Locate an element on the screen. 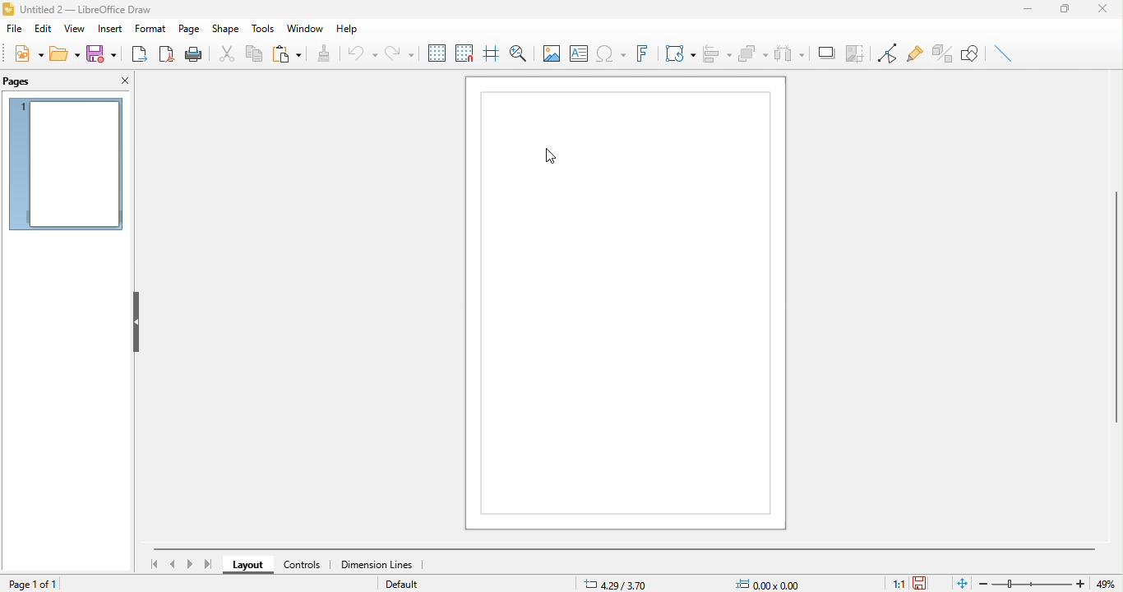 This screenshot has width=1123, height=592. cursor  is located at coordinates (552, 157).